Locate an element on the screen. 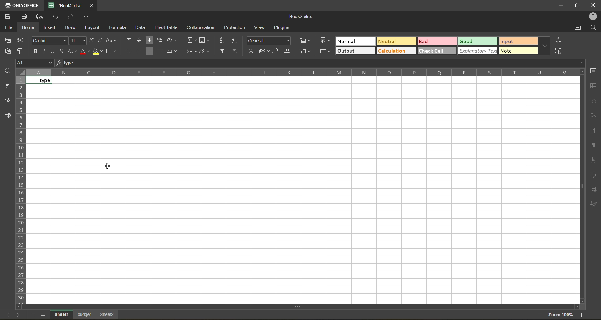 Image resolution: width=601 pixels, height=320 pixels. cursor is located at coordinates (110, 165).